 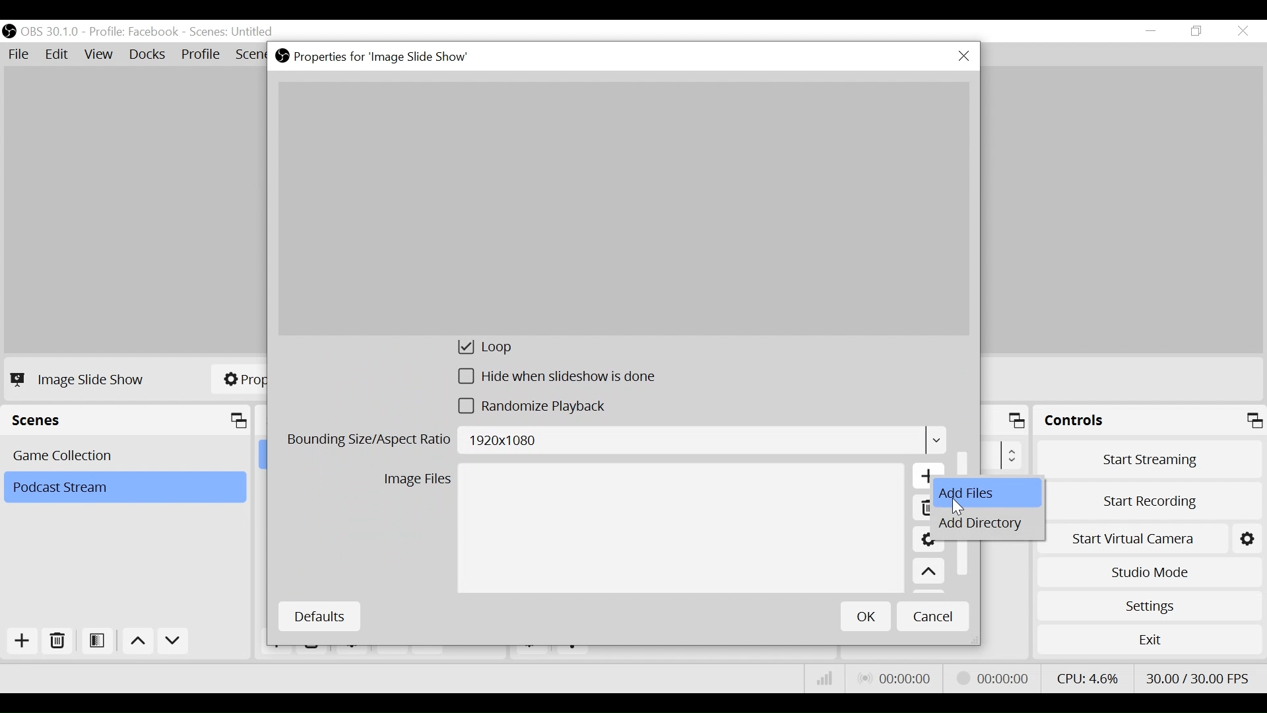 What do you see at coordinates (201, 55) in the screenshot?
I see `Profile` at bounding box center [201, 55].